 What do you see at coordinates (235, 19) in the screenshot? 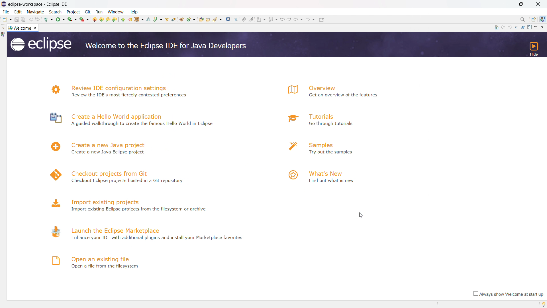
I see `pin editor` at bounding box center [235, 19].